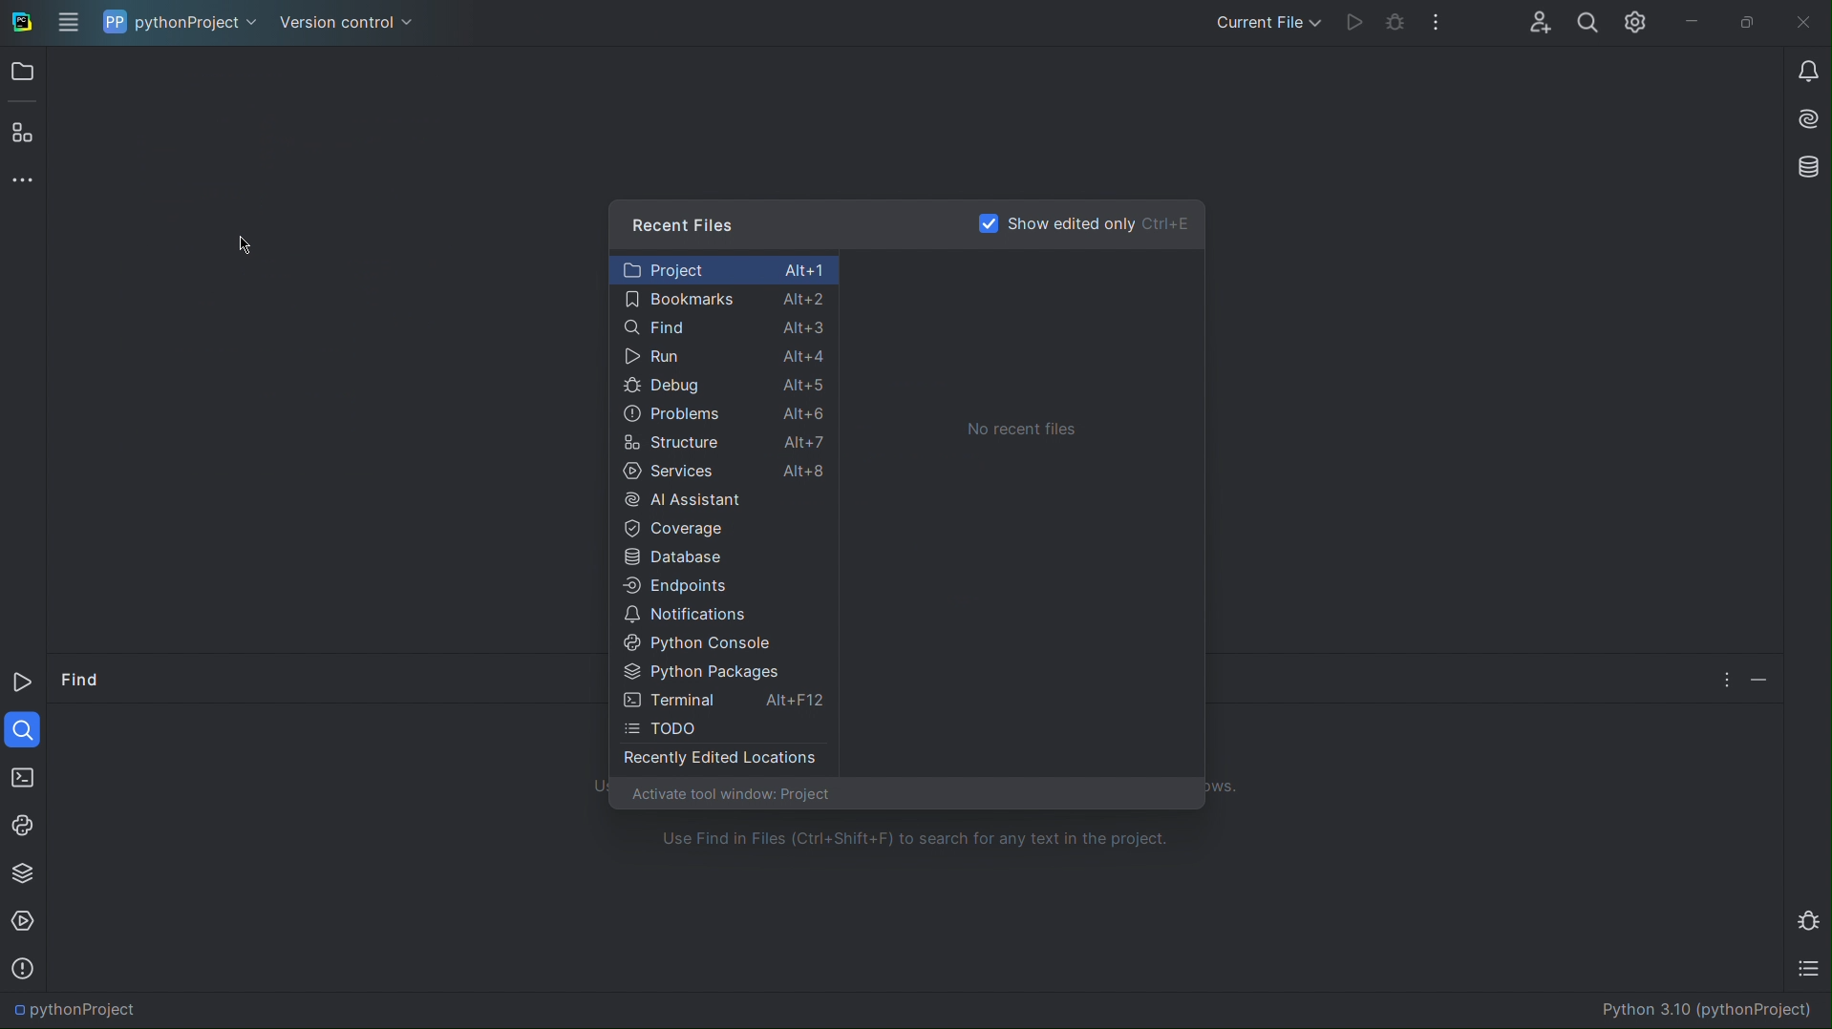 Image resolution: width=1832 pixels, height=1029 pixels. What do you see at coordinates (23, 727) in the screenshot?
I see `Find` at bounding box center [23, 727].